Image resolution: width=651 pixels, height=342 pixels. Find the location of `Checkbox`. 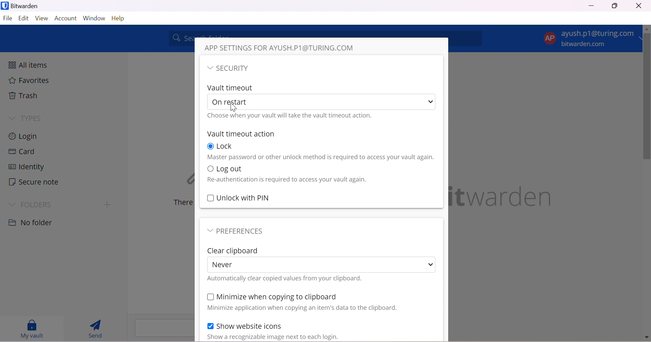

Checkbox is located at coordinates (210, 146).